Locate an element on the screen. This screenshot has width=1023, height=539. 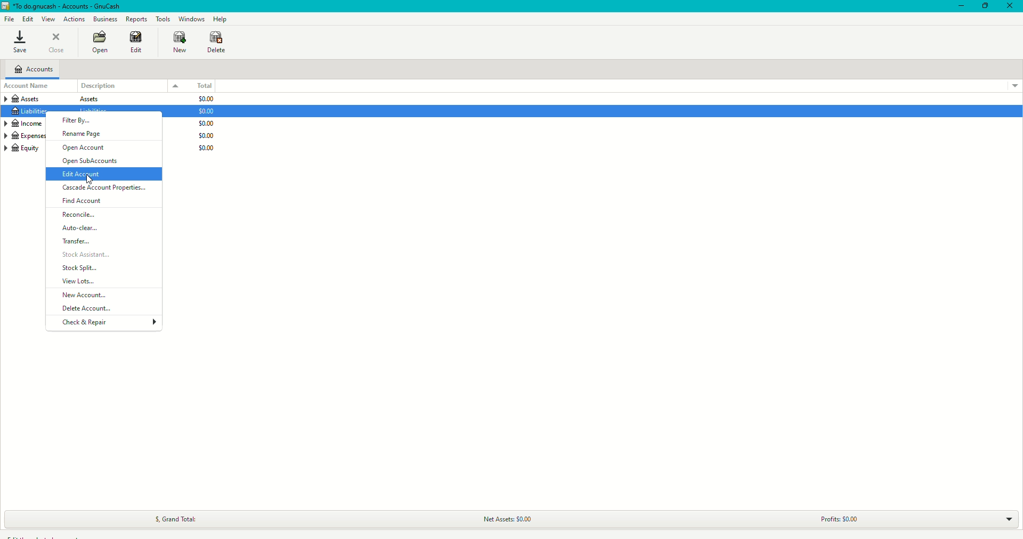
Find Account is located at coordinates (83, 202).